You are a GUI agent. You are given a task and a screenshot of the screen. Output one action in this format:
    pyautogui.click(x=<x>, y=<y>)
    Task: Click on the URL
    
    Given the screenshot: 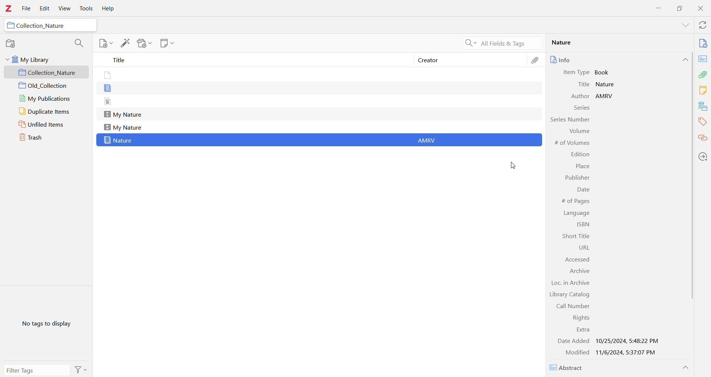 What is the action you would take?
    pyautogui.click(x=579, y=247)
    